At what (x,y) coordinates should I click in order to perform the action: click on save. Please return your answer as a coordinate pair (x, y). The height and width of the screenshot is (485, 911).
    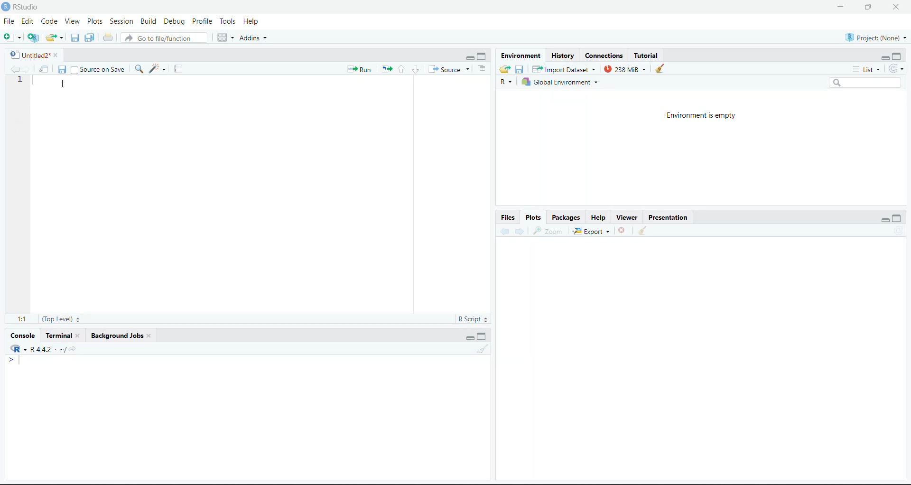
    Looking at the image, I should click on (62, 70).